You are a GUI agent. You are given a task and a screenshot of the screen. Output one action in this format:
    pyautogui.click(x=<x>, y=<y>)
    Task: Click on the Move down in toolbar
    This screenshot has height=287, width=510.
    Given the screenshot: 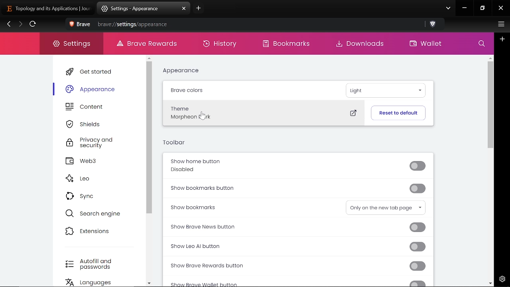 What is the action you would take?
    pyautogui.click(x=490, y=283)
    